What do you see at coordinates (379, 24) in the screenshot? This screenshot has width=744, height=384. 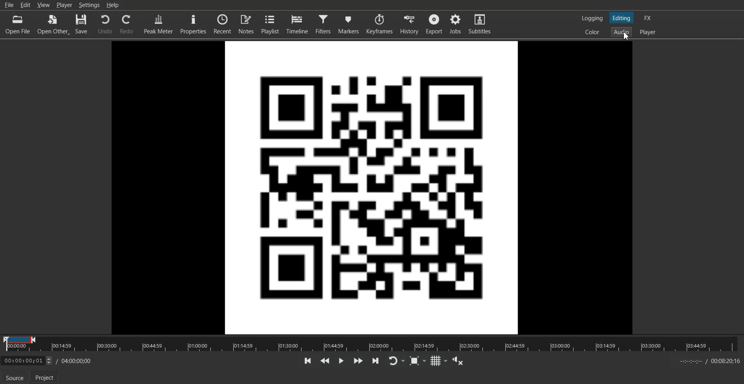 I see `Keyframes` at bounding box center [379, 24].